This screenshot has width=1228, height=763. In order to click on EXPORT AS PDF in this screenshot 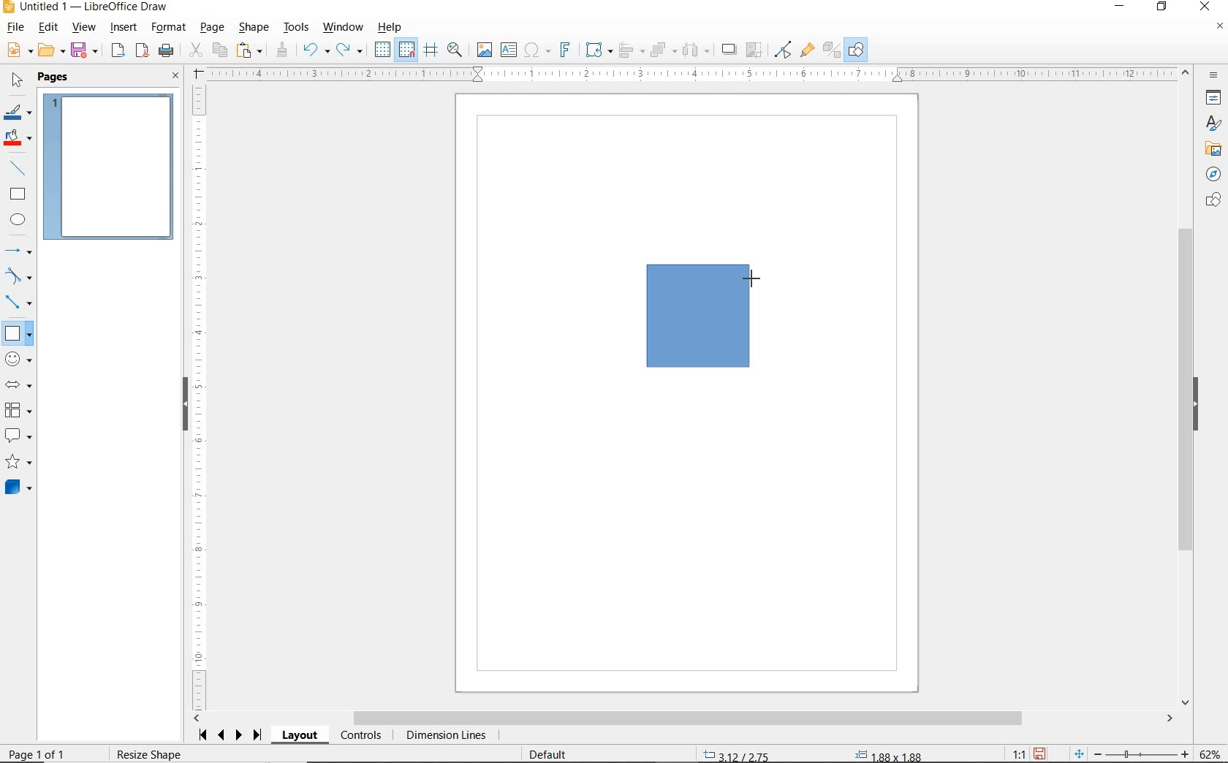, I will do `click(143, 52)`.